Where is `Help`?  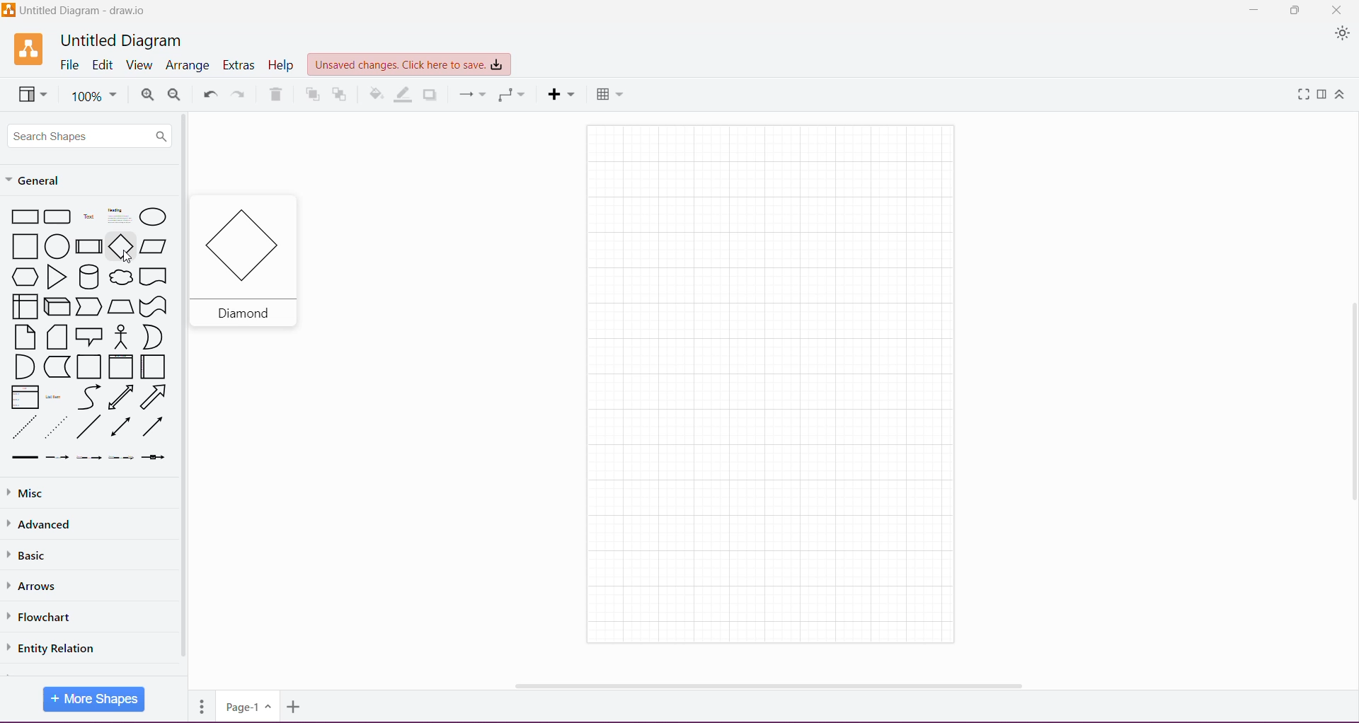
Help is located at coordinates (281, 66).